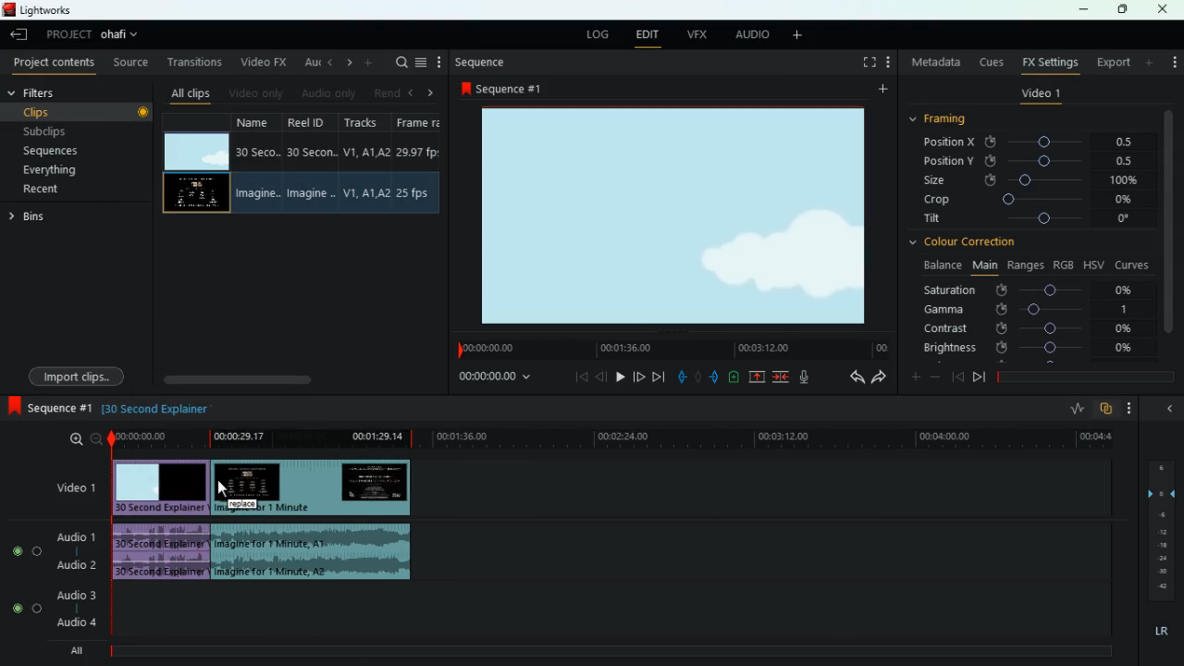 Image resolution: width=1184 pixels, height=666 pixels. I want to click on join, so click(780, 377).